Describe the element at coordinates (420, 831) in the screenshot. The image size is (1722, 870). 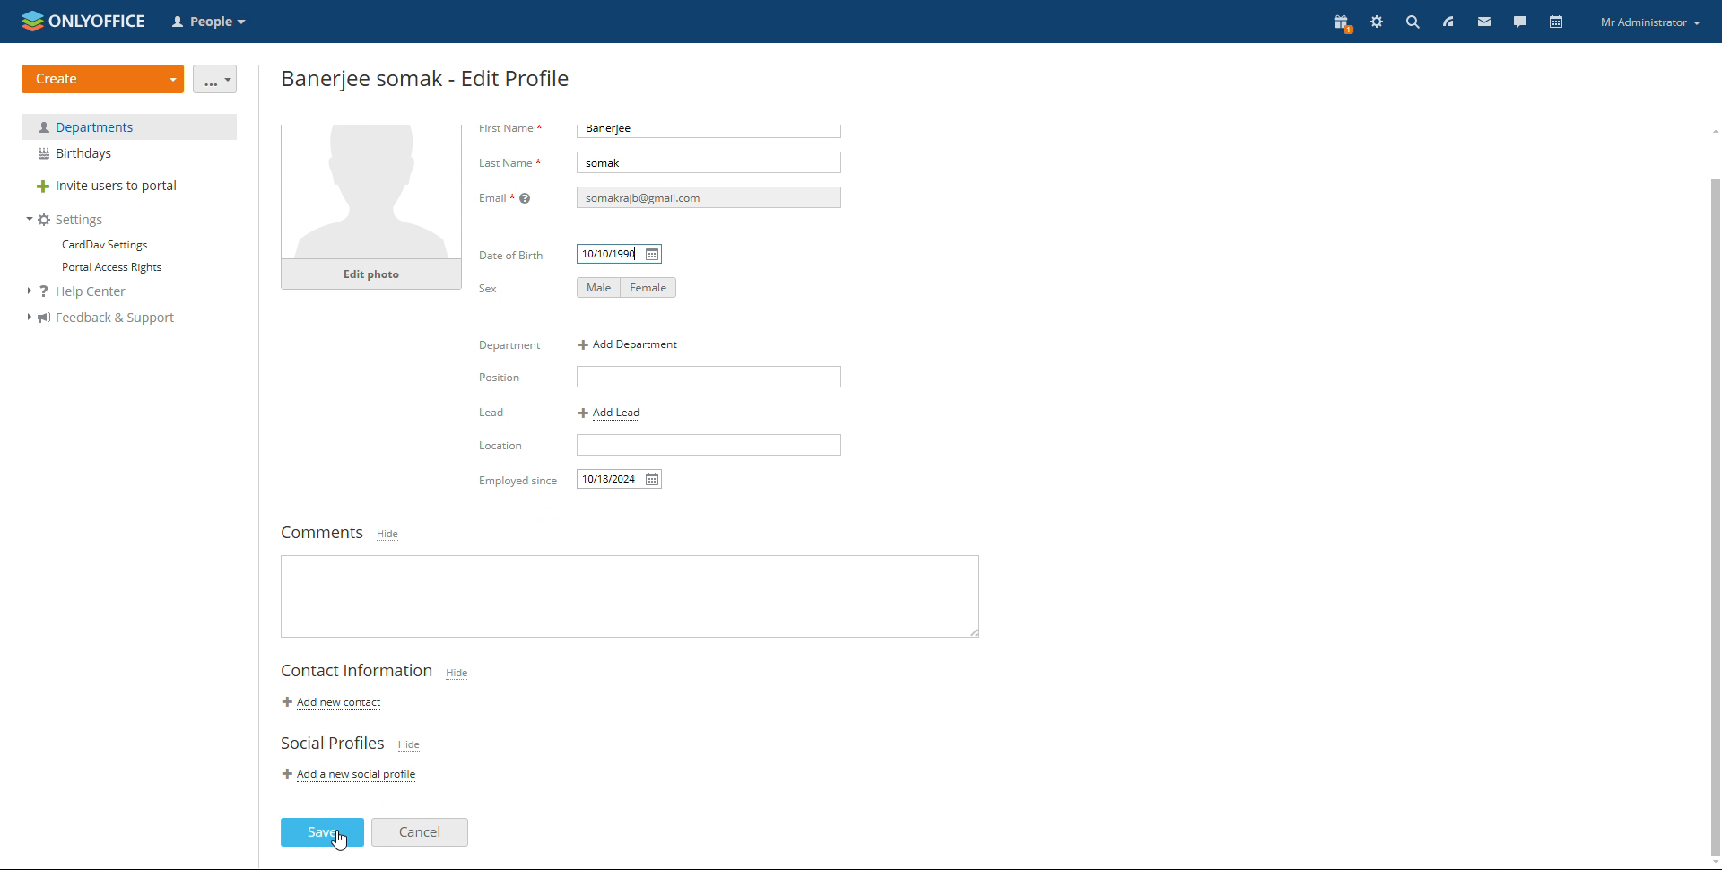
I see `cancel` at that location.